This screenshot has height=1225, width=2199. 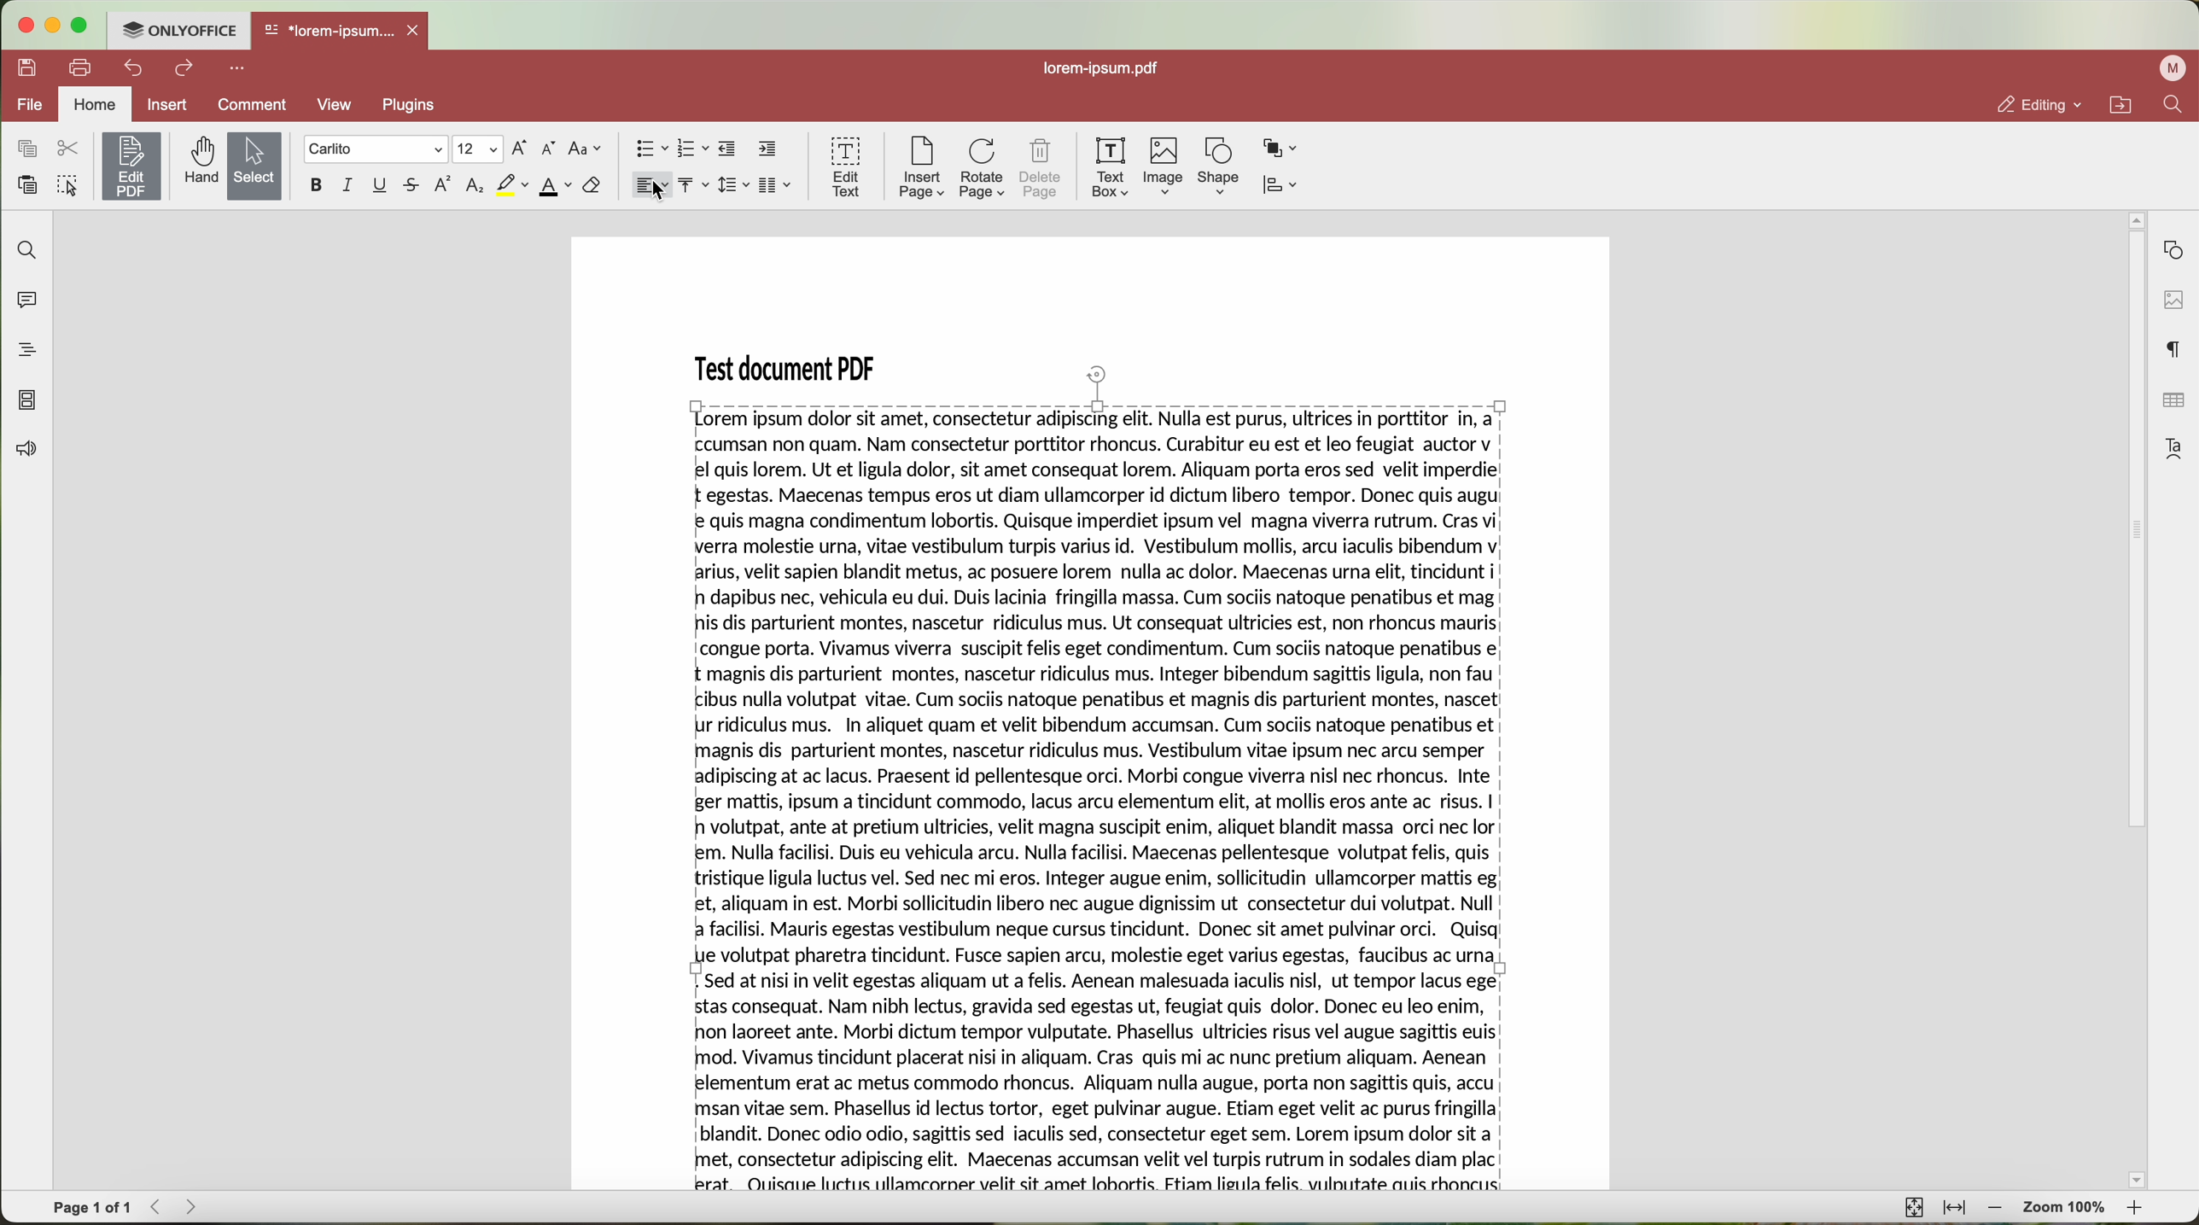 What do you see at coordinates (83, 26) in the screenshot?
I see `maximize` at bounding box center [83, 26].